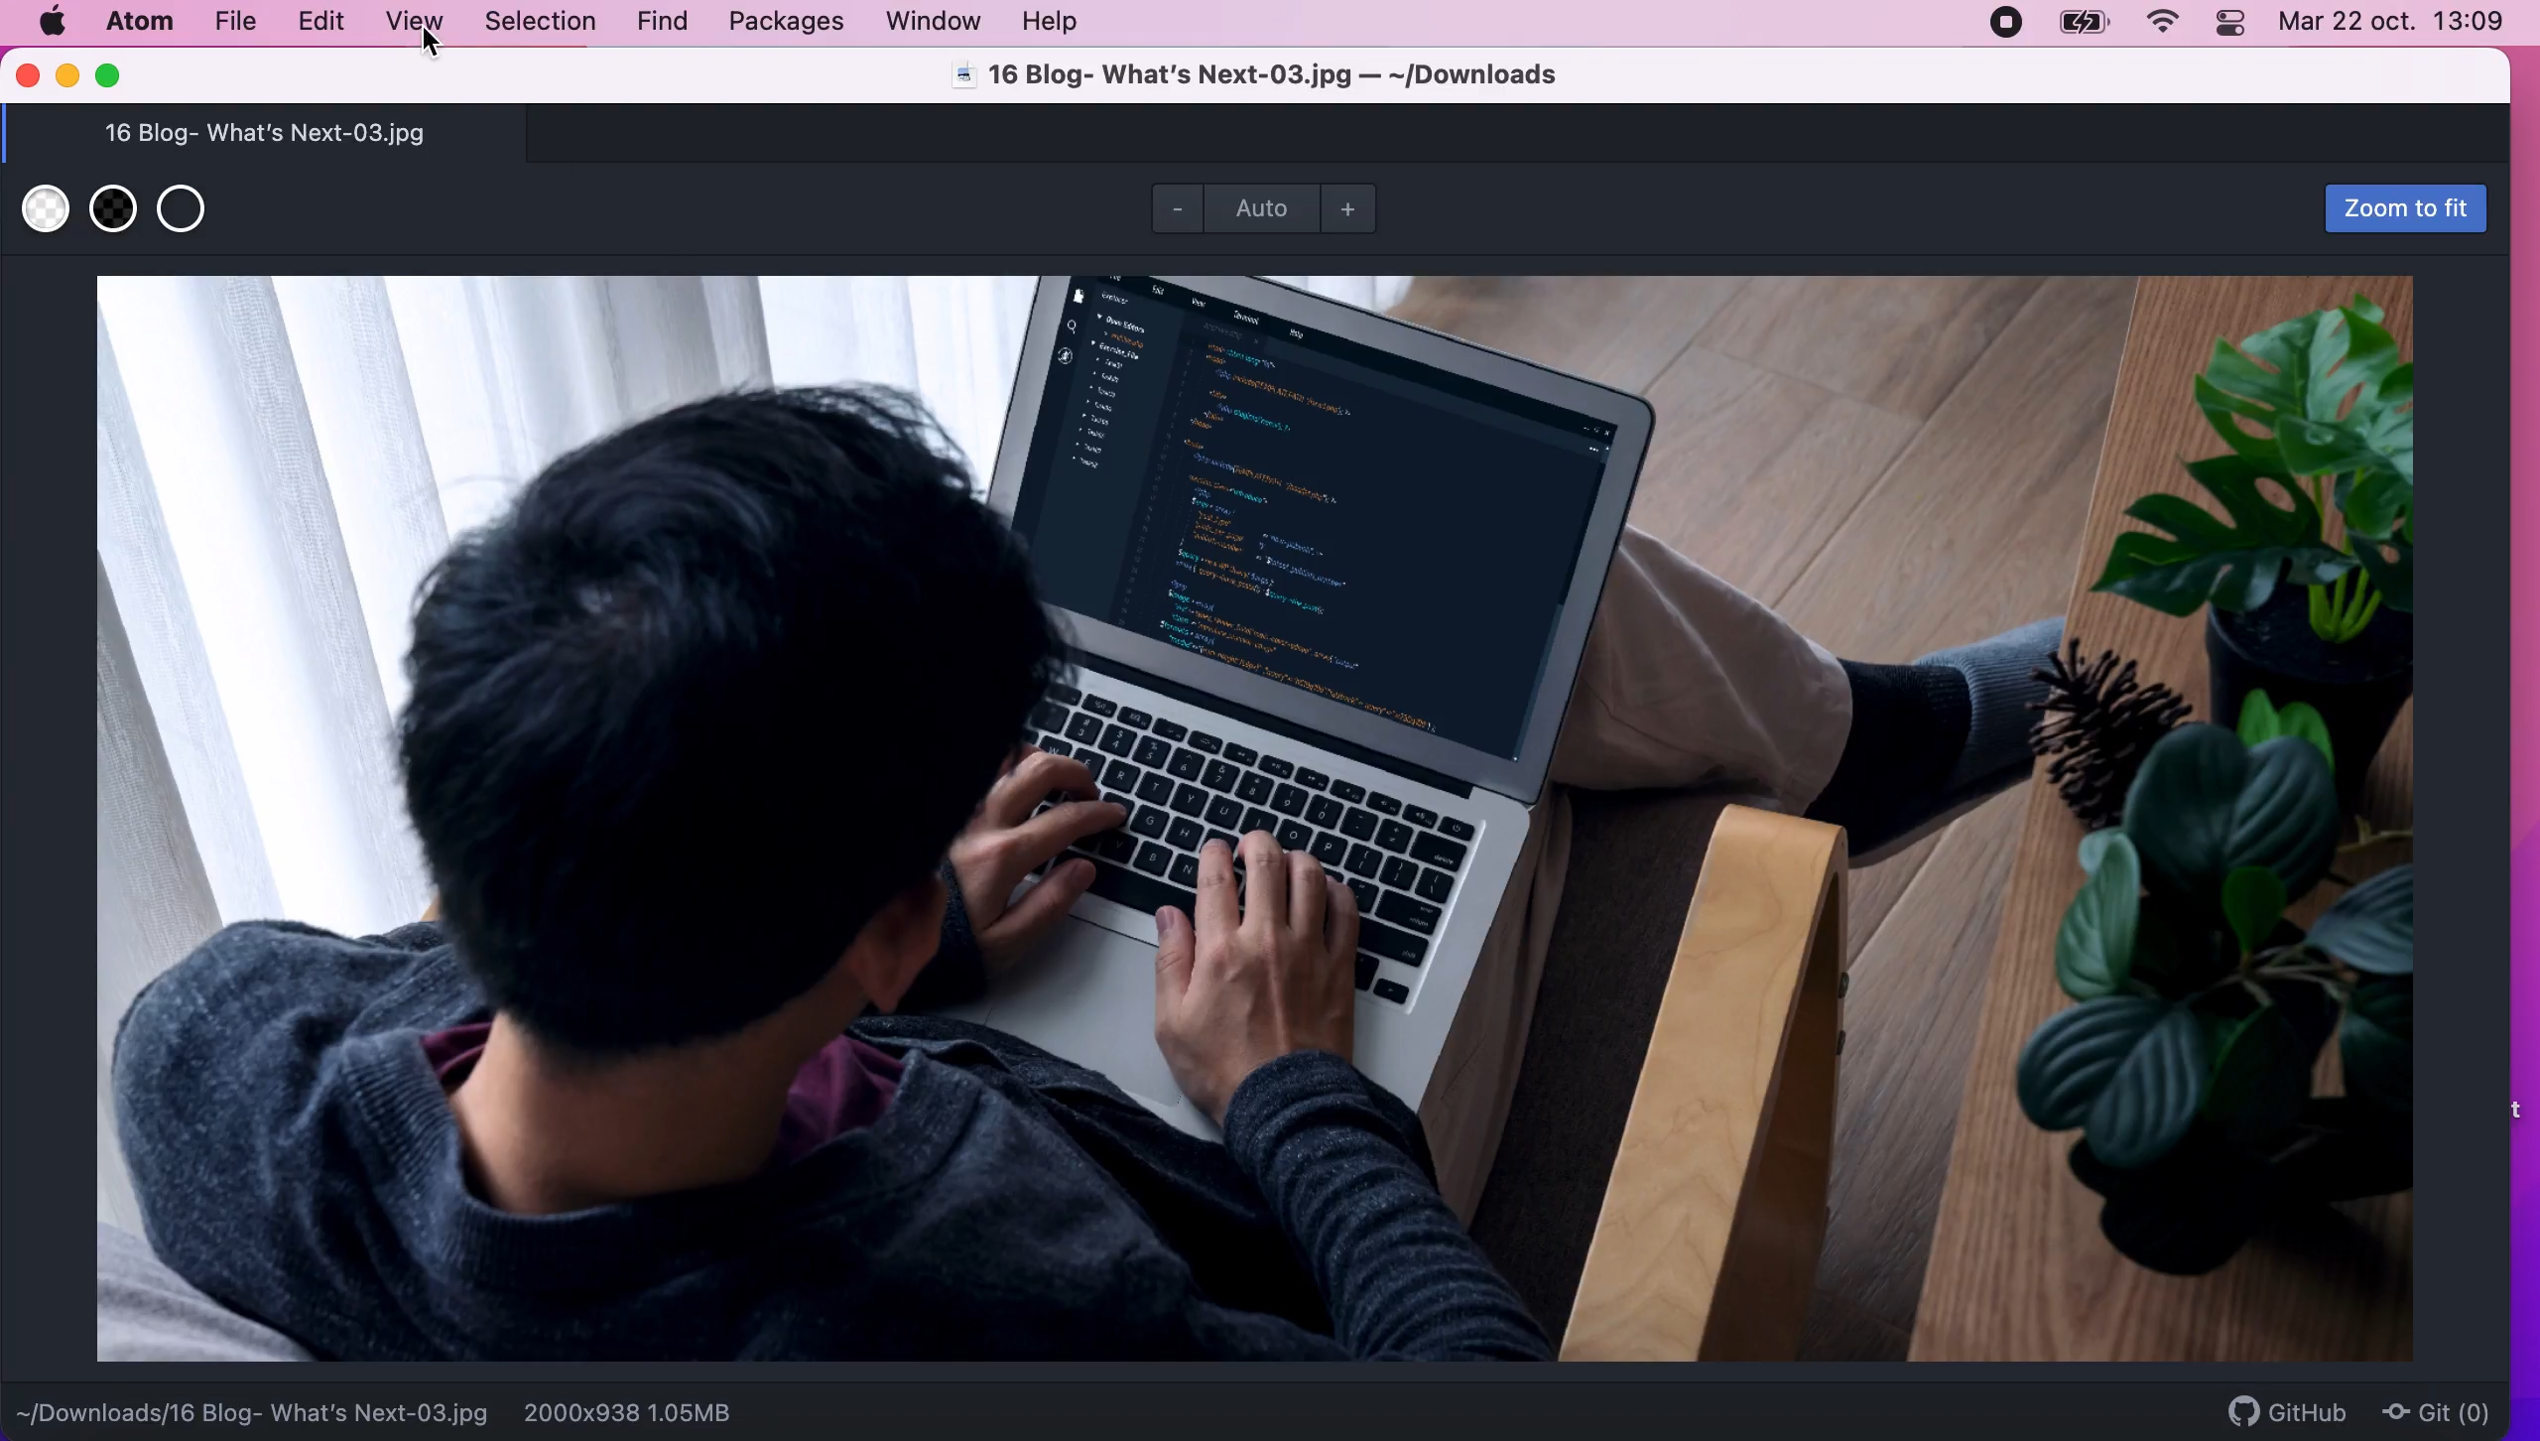 The width and height of the screenshot is (2540, 1441). What do you see at coordinates (119, 74) in the screenshot?
I see `maximize` at bounding box center [119, 74].